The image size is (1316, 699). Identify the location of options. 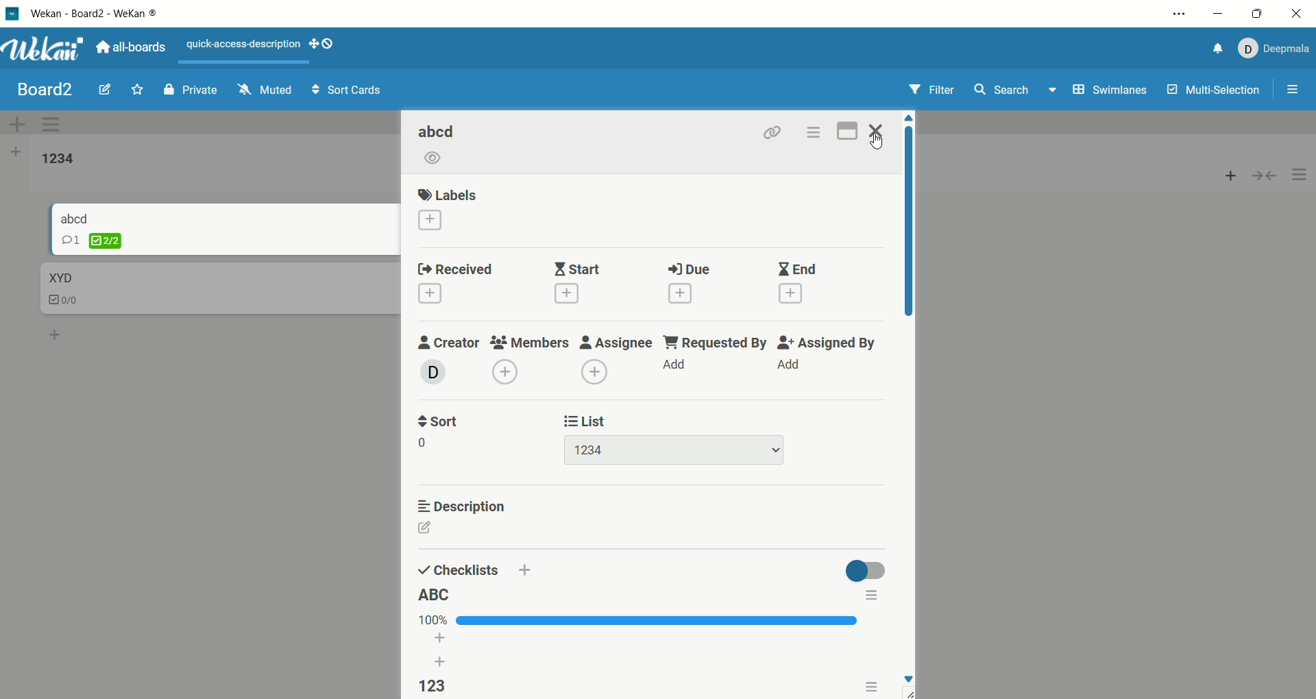
(1300, 175).